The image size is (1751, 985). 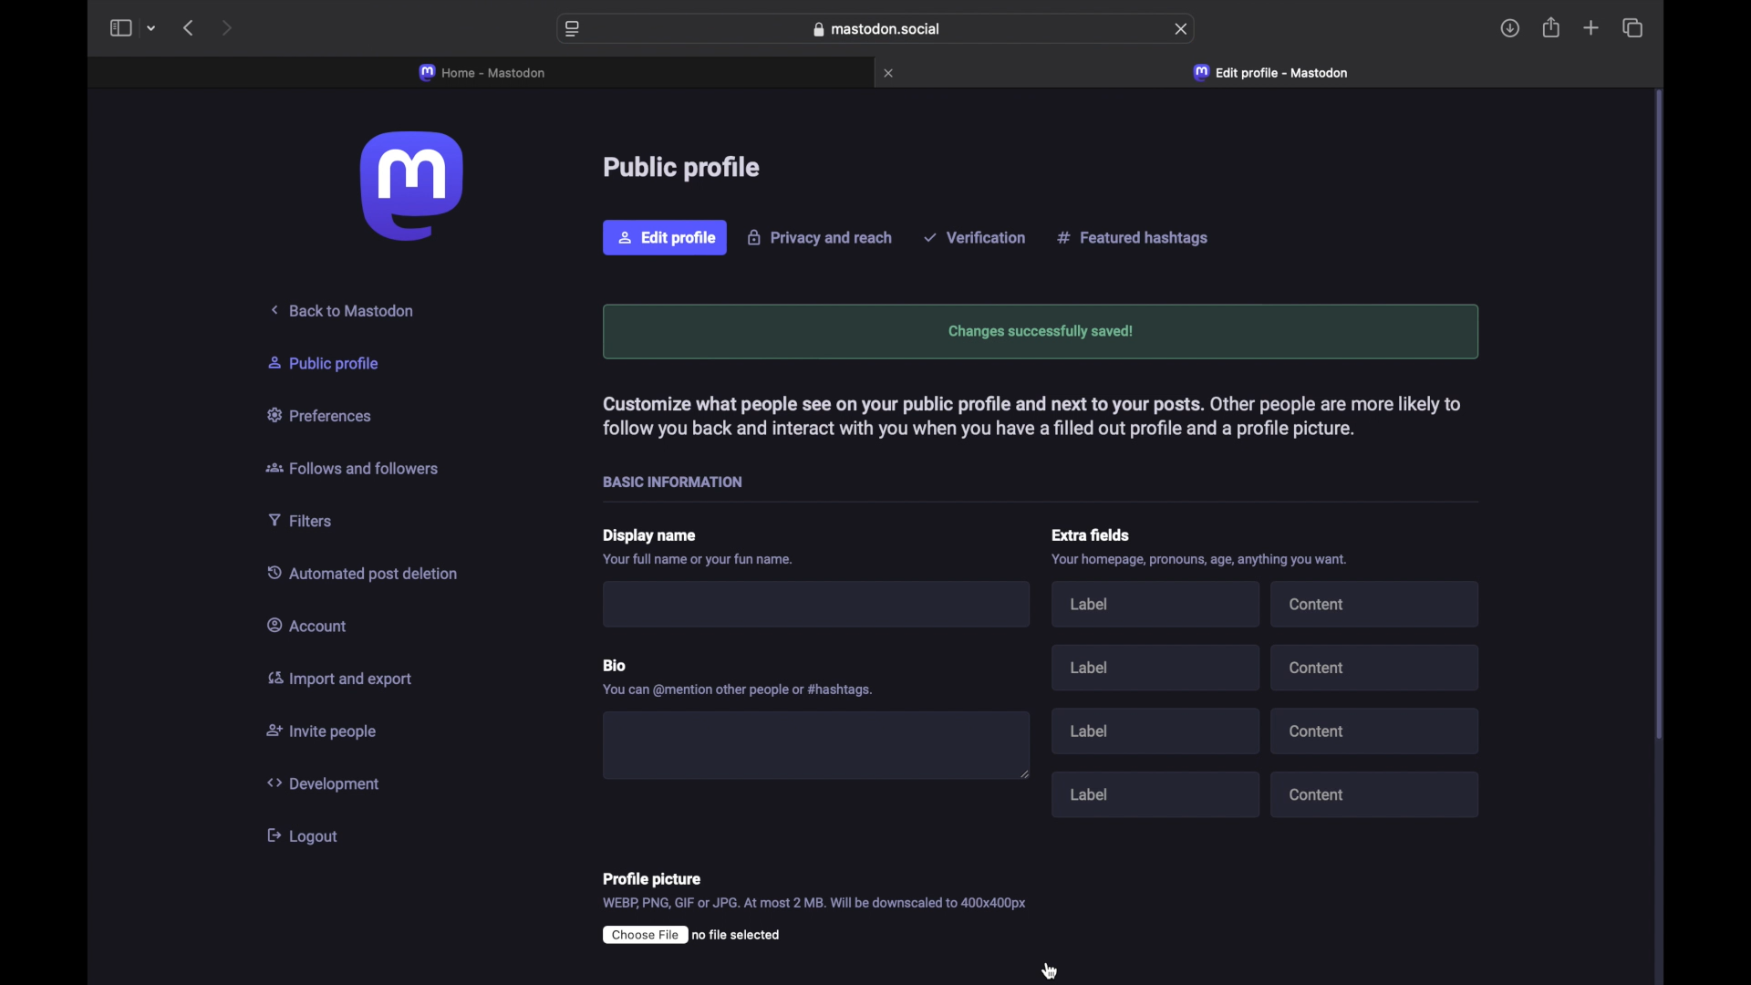 What do you see at coordinates (1632, 27) in the screenshot?
I see `show tab overview` at bounding box center [1632, 27].